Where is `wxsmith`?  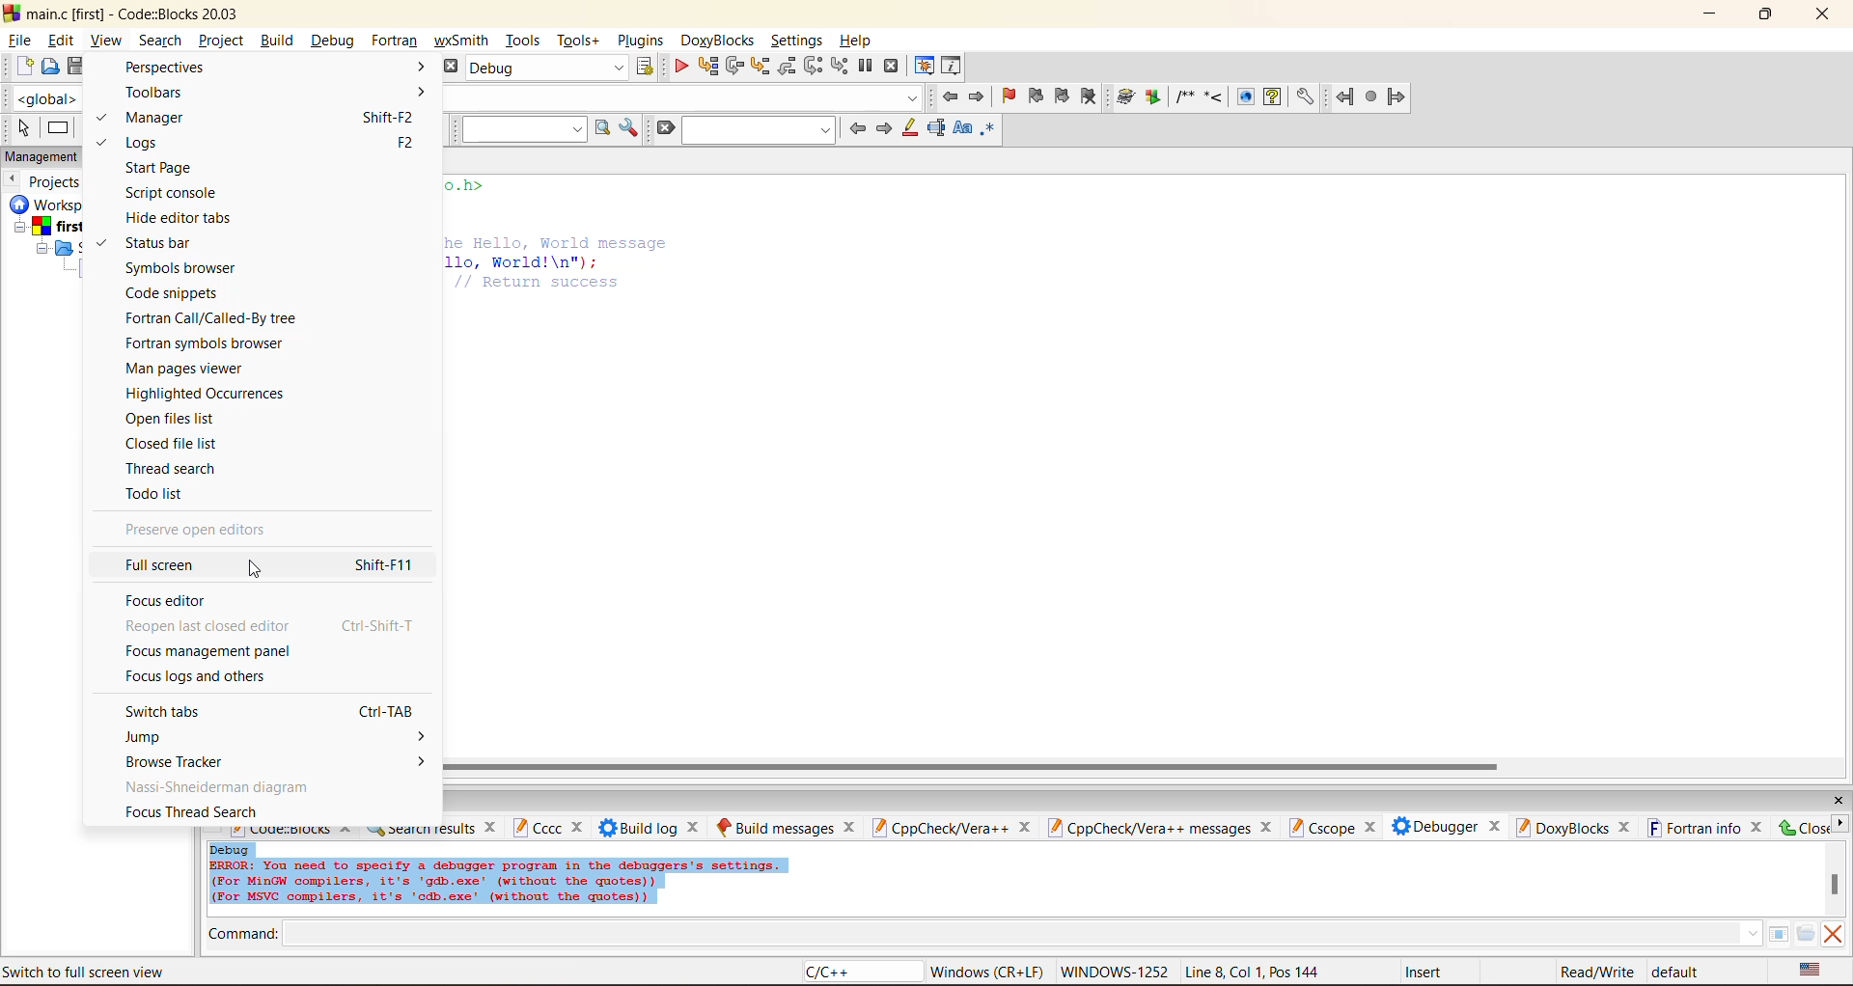
wxsmith is located at coordinates (460, 41).